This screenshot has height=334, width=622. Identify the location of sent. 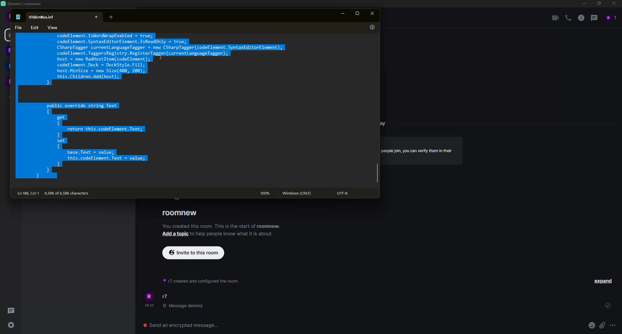
(607, 306).